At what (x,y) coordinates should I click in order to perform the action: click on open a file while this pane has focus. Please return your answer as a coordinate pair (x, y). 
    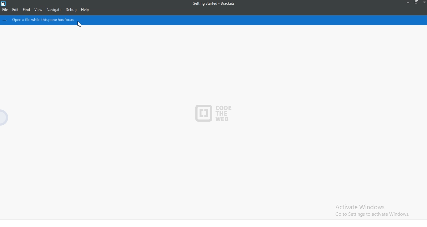
    Looking at the image, I should click on (219, 20).